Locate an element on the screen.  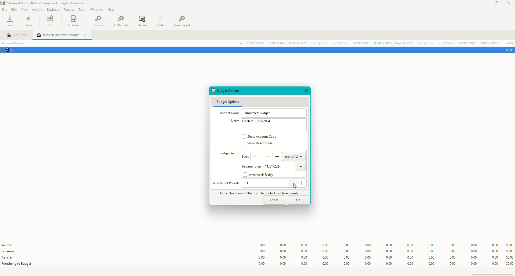
Remaining to Budget is located at coordinates (18, 264).